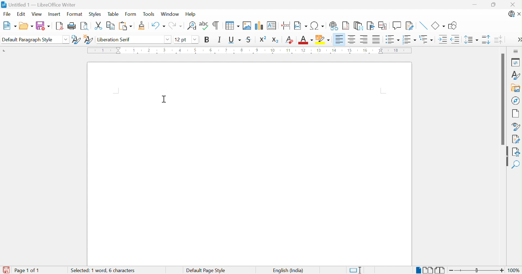 Image resolution: width=522 pixels, height=274 pixels. I want to click on Ruler, so click(249, 51).